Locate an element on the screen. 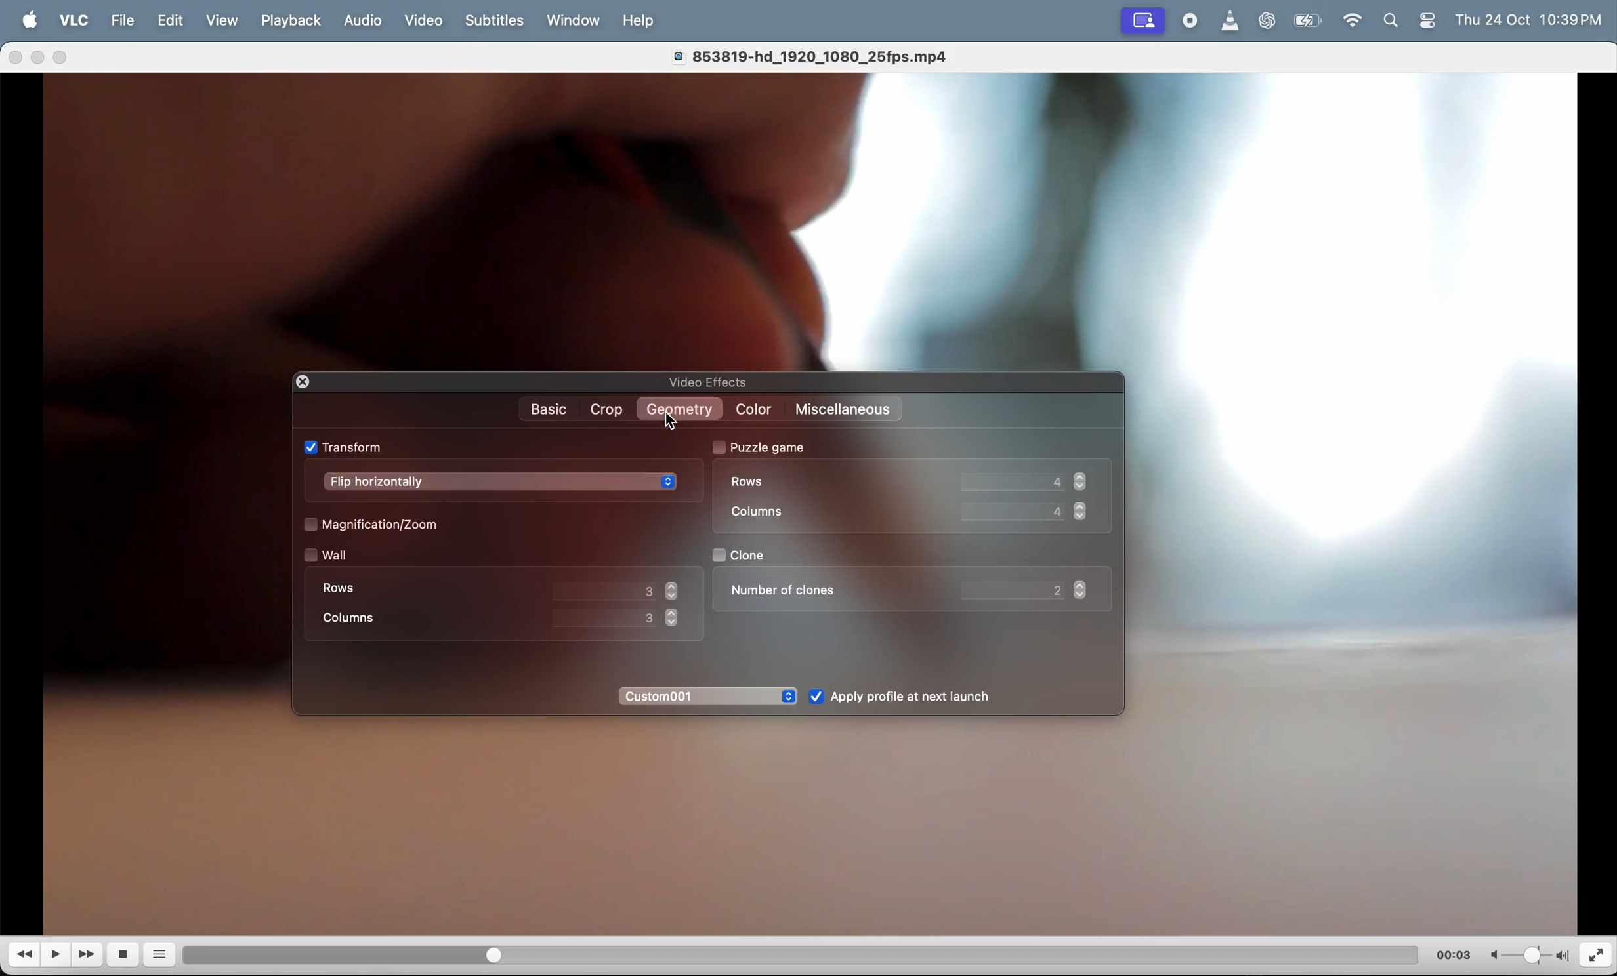 The image size is (1617, 976). view is located at coordinates (229, 21).